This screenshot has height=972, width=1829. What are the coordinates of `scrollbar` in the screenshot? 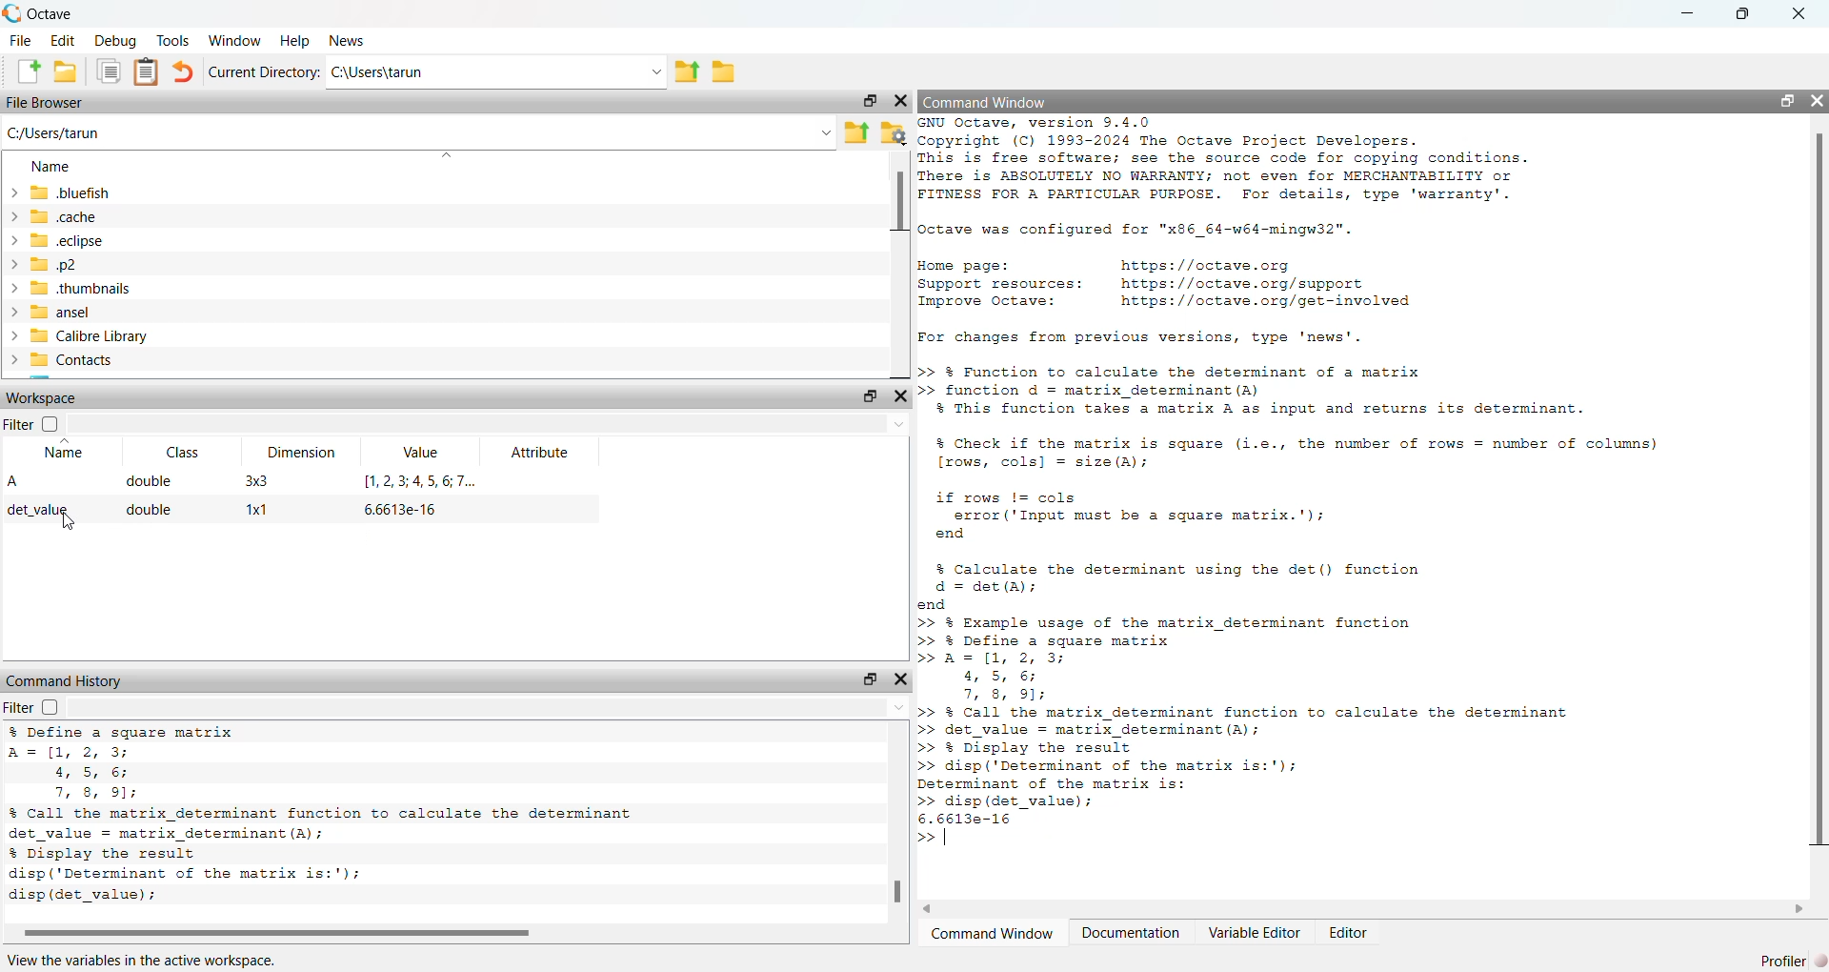 It's located at (1364, 908).